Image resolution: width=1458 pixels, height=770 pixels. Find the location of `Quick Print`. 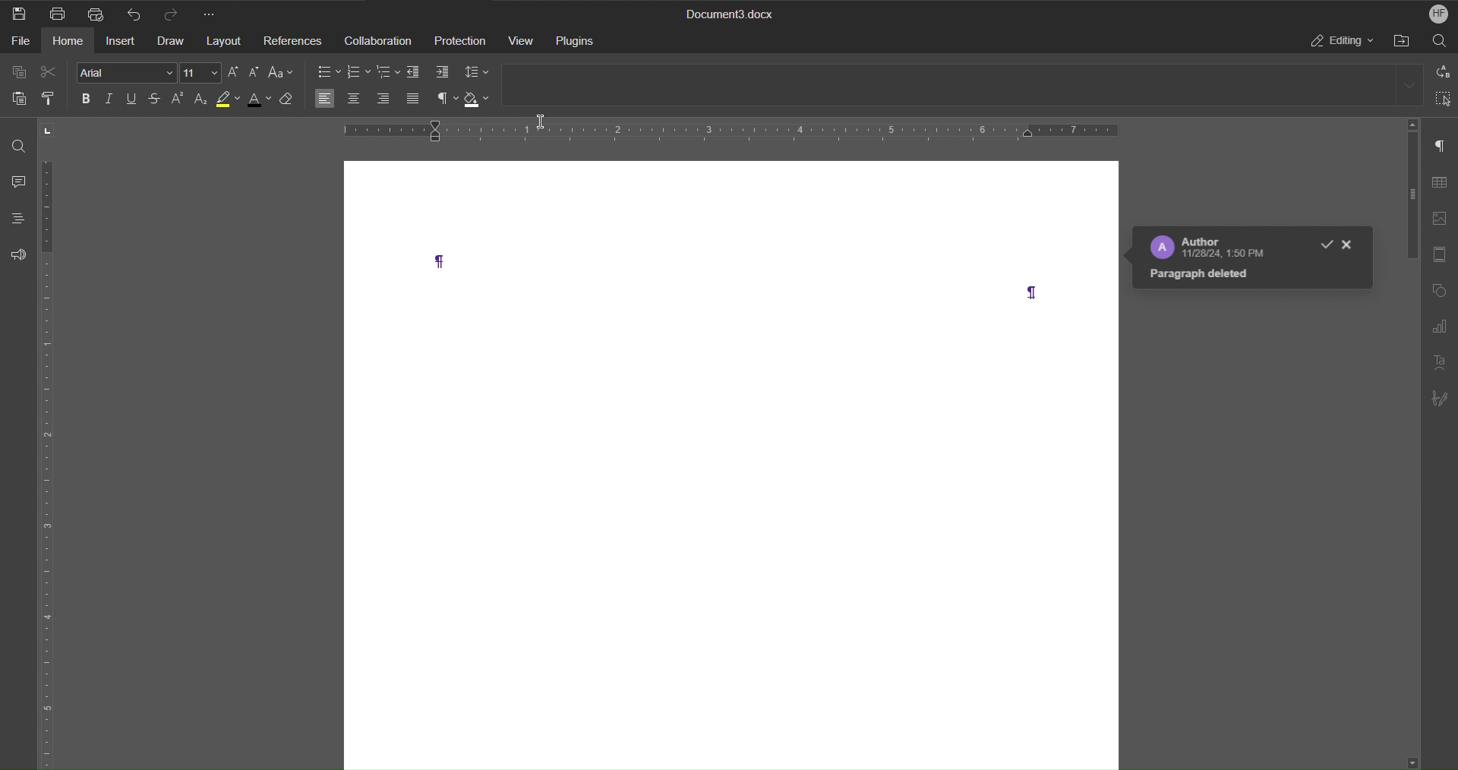

Quick Print is located at coordinates (96, 14).